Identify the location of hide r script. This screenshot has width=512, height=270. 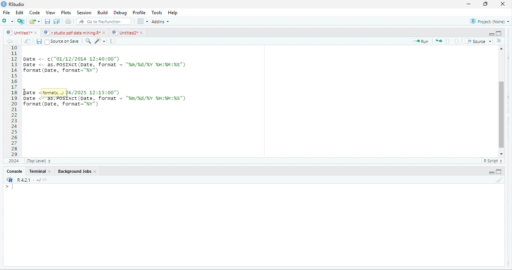
(490, 32).